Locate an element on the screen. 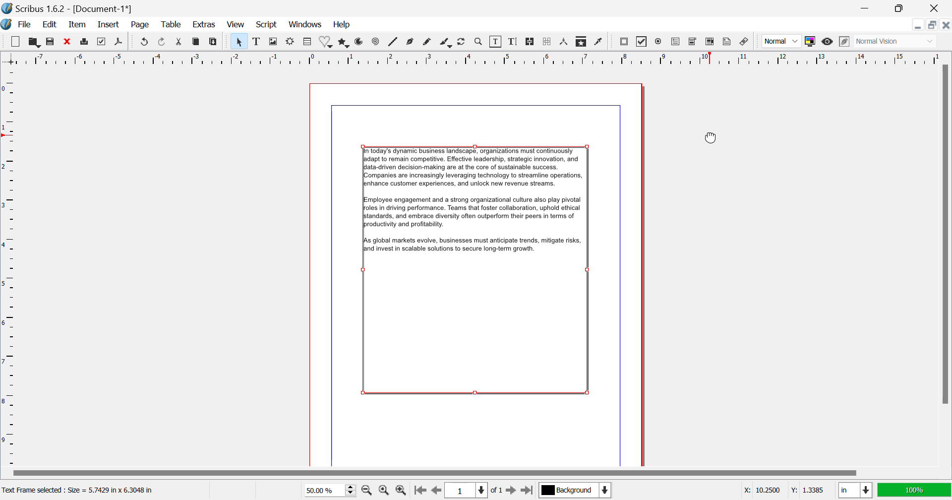 The width and height of the screenshot is (952, 500). Delink Text Frames is located at coordinates (548, 42).